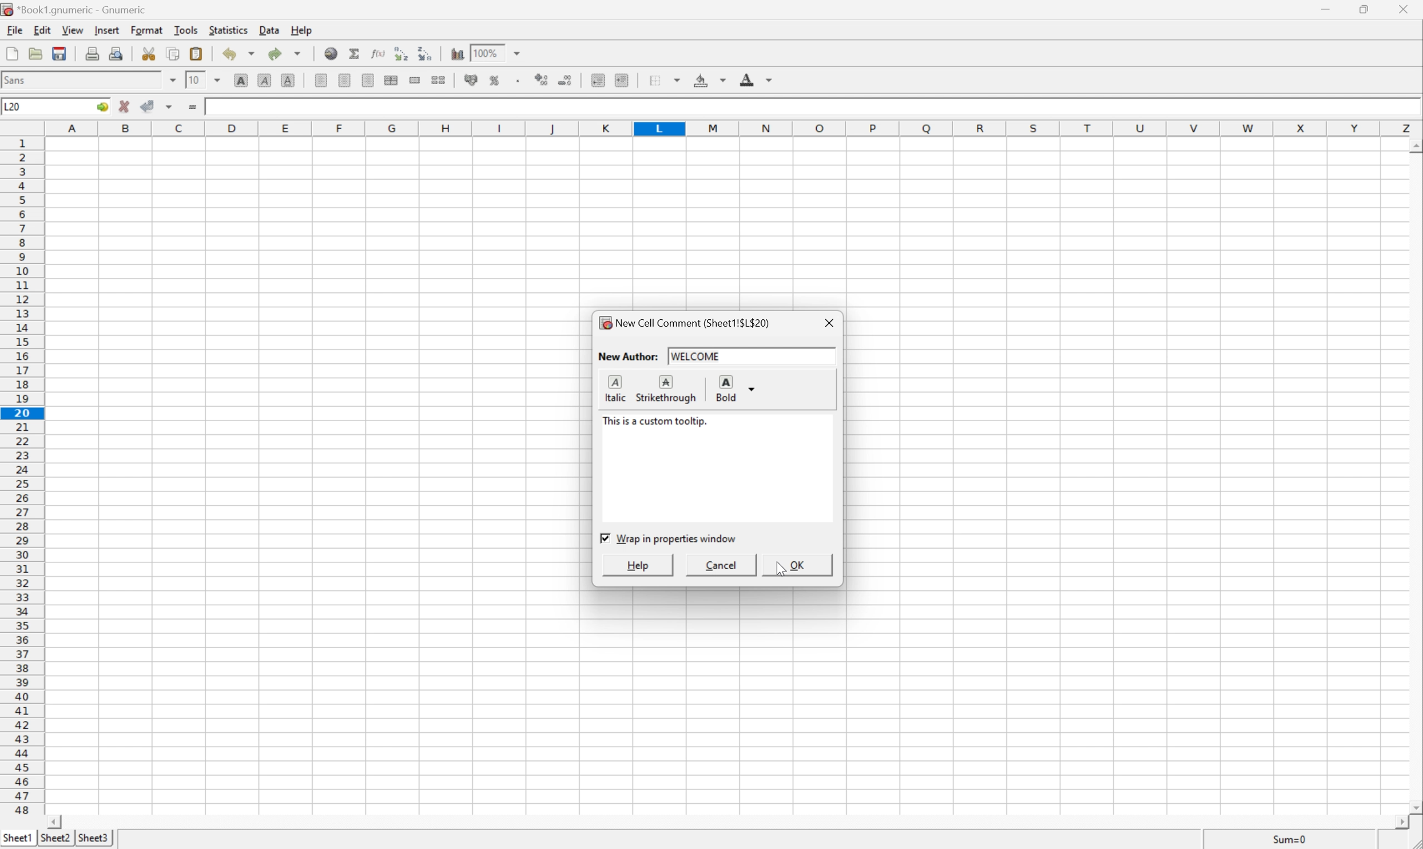 The image size is (1423, 849). What do you see at coordinates (655, 422) in the screenshot?
I see `This is a comment tooltip.` at bounding box center [655, 422].